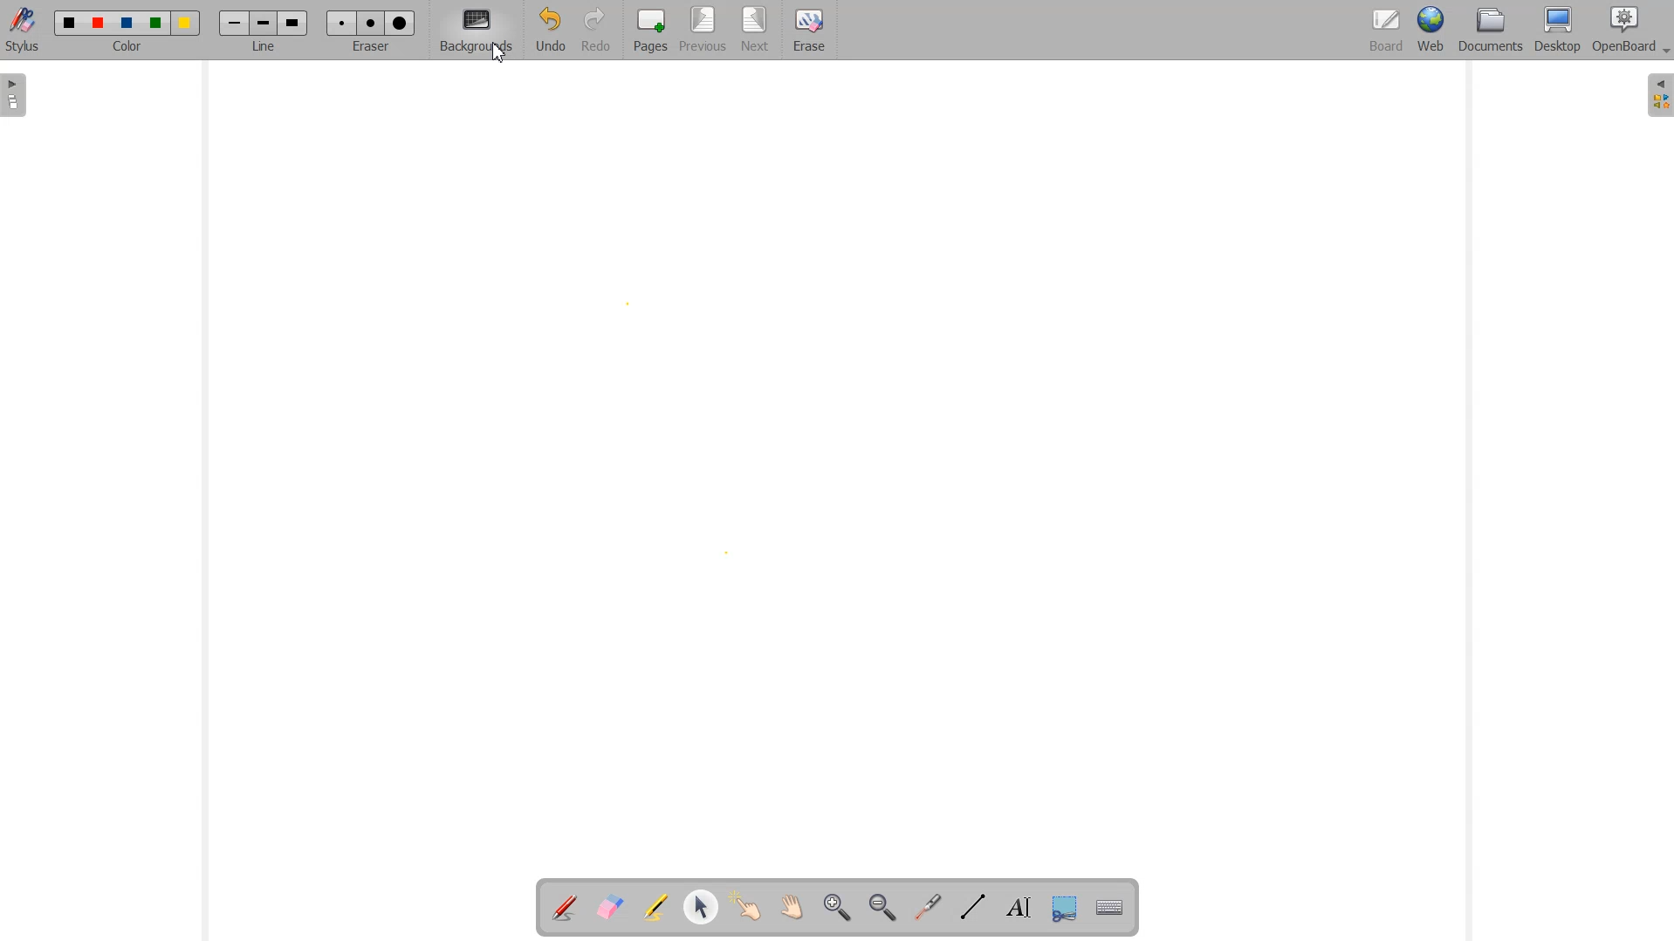  Describe the element at coordinates (1432, 31) in the screenshot. I see `Web` at that location.